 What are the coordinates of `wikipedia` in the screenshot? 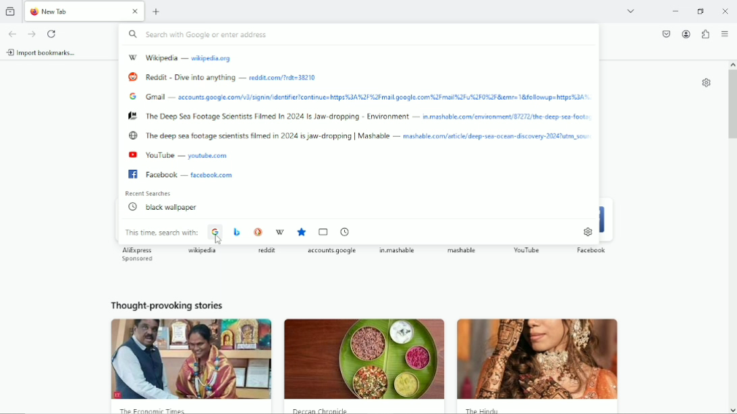 It's located at (280, 233).